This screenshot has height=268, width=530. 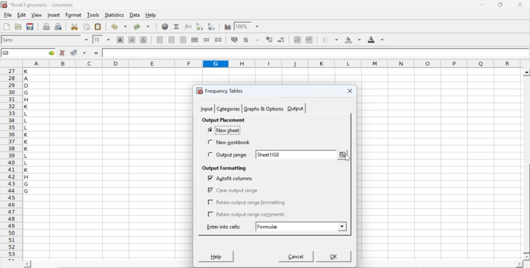 What do you see at coordinates (257, 40) in the screenshot?
I see `Set the format of the selected cells to include a thousands separator` at bounding box center [257, 40].